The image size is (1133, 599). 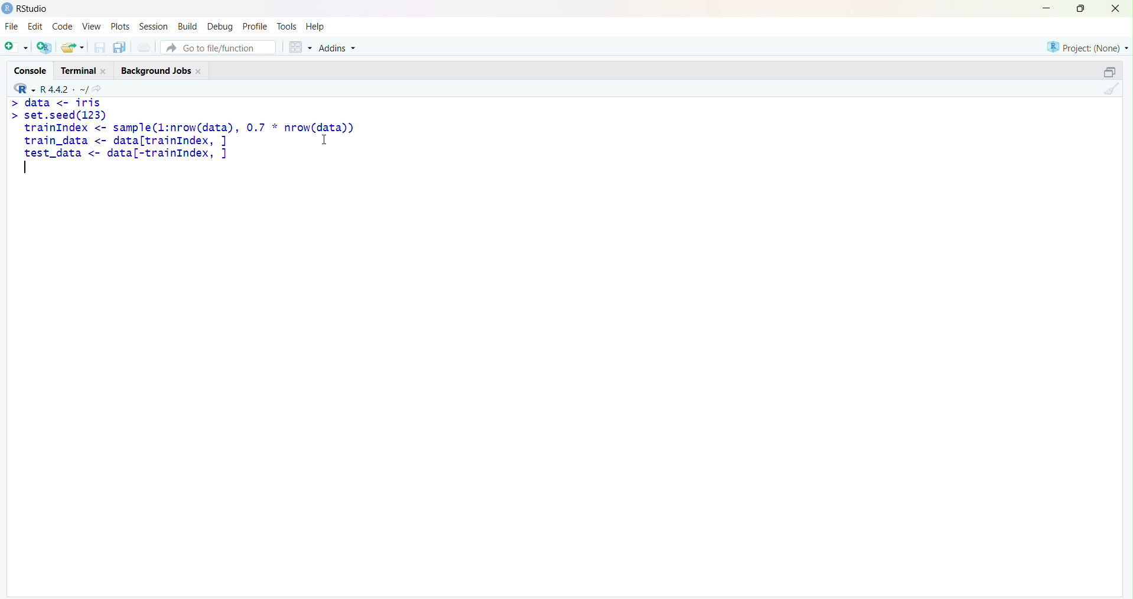 What do you see at coordinates (221, 25) in the screenshot?
I see `Debug` at bounding box center [221, 25].